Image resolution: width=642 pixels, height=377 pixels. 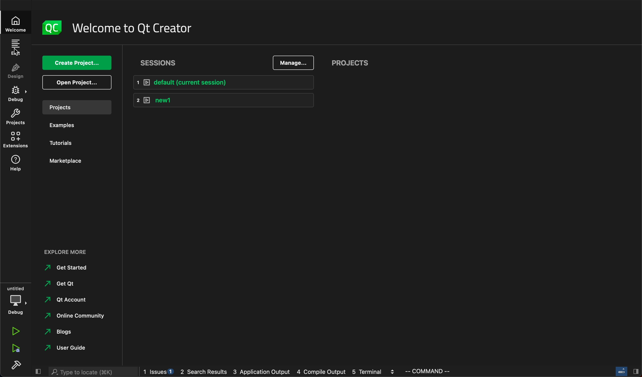 I want to click on logs, so click(x=271, y=372).